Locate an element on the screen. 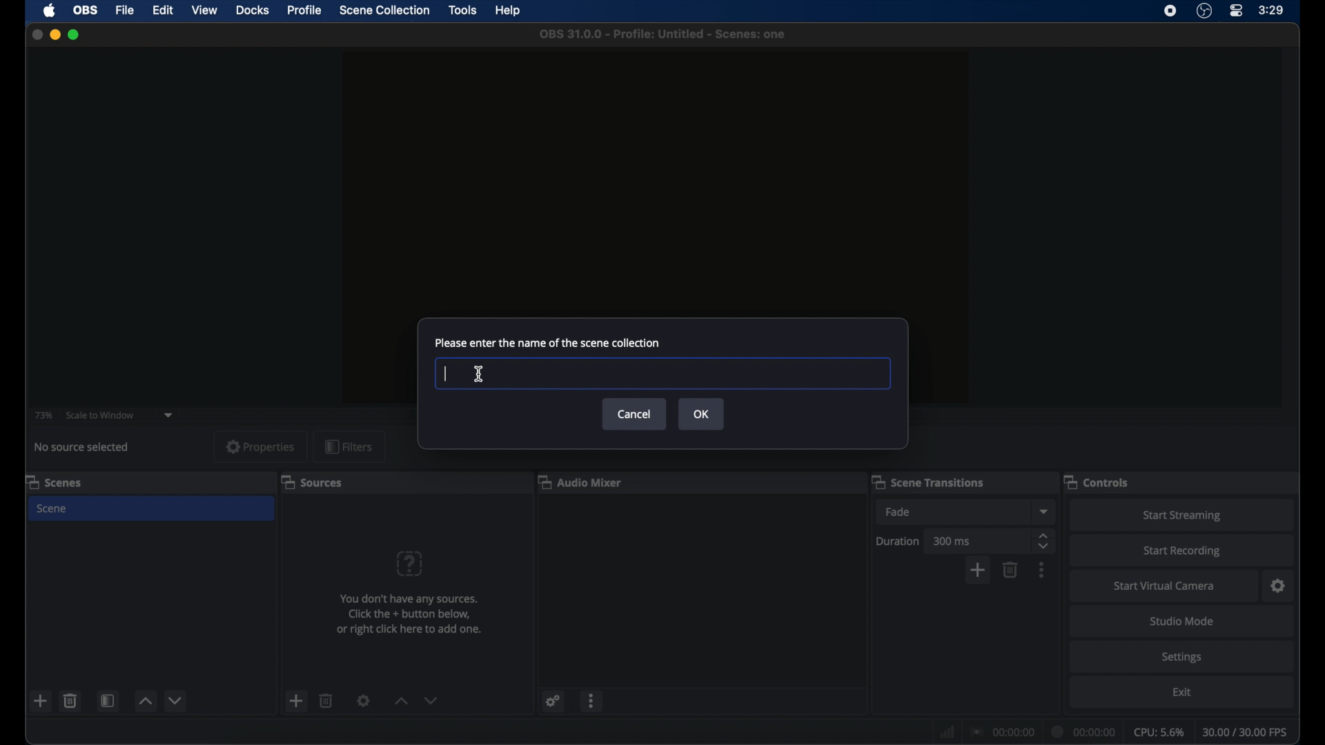  add is located at coordinates (295, 700).